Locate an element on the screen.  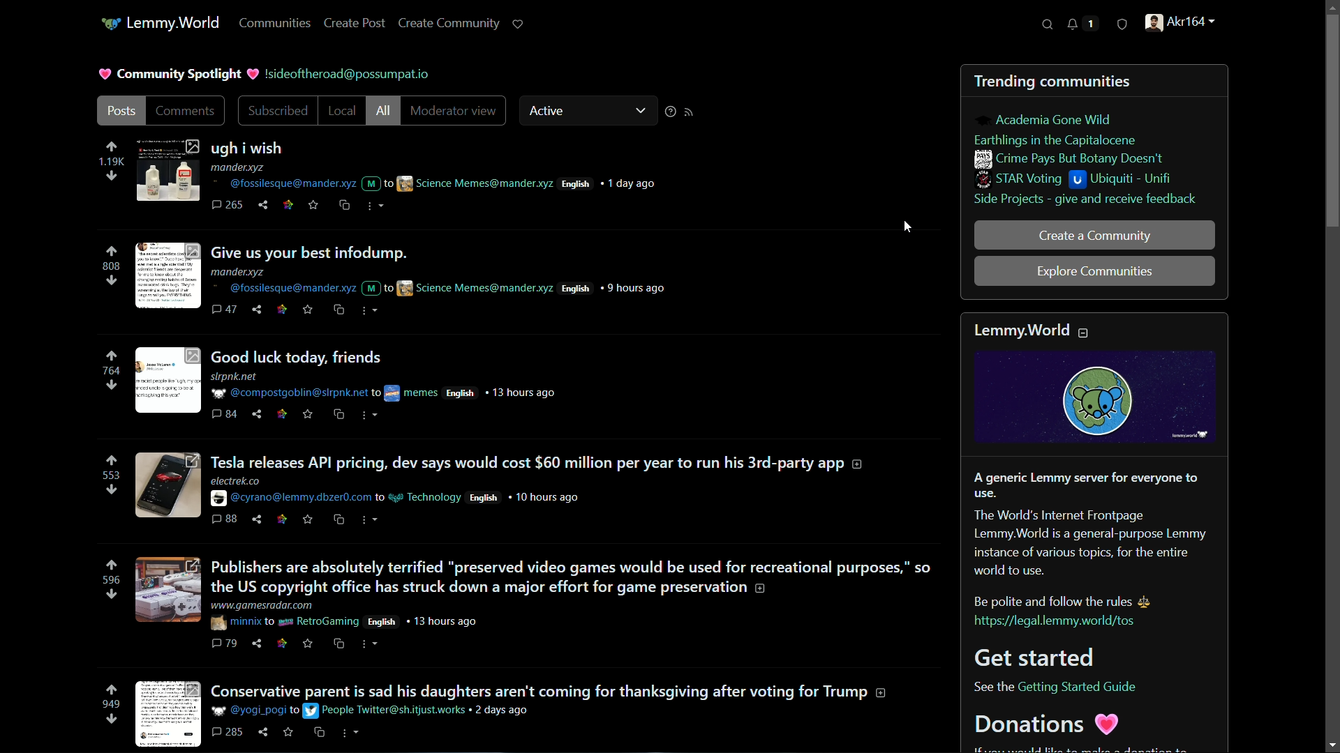
community spotlight is located at coordinates (178, 73).